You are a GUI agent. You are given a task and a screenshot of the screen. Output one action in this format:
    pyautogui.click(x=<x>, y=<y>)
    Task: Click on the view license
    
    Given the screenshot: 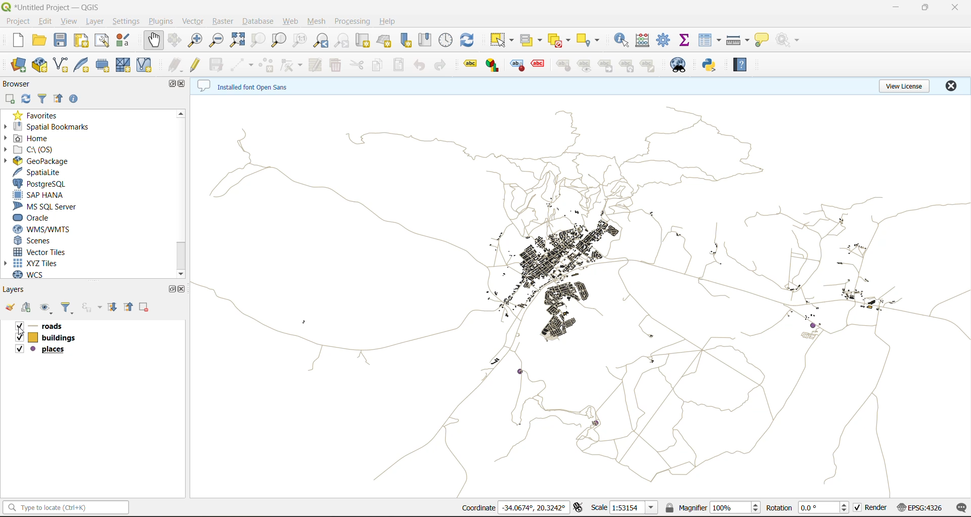 What is the action you would take?
    pyautogui.click(x=902, y=88)
    